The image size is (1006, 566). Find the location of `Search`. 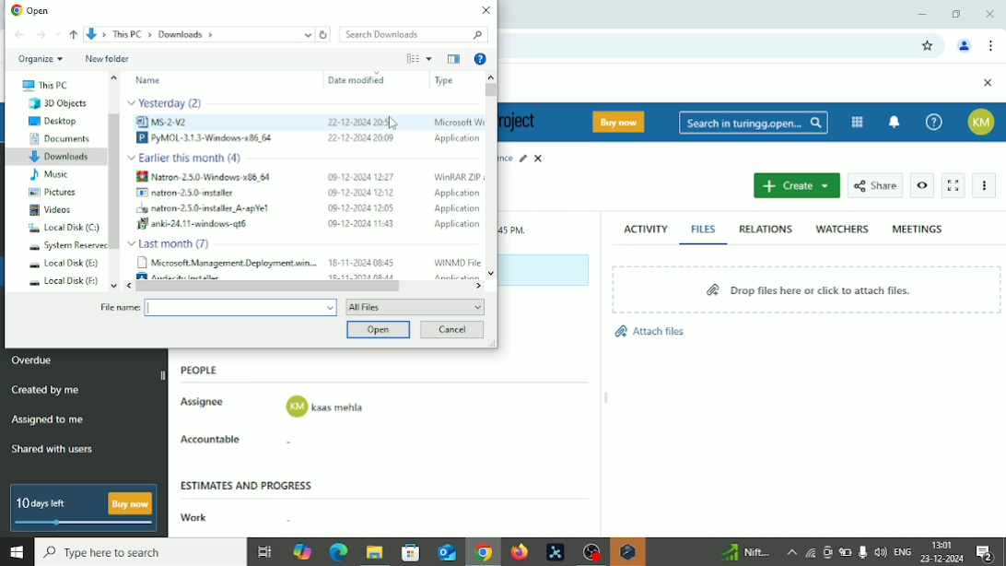

Search is located at coordinates (415, 34).